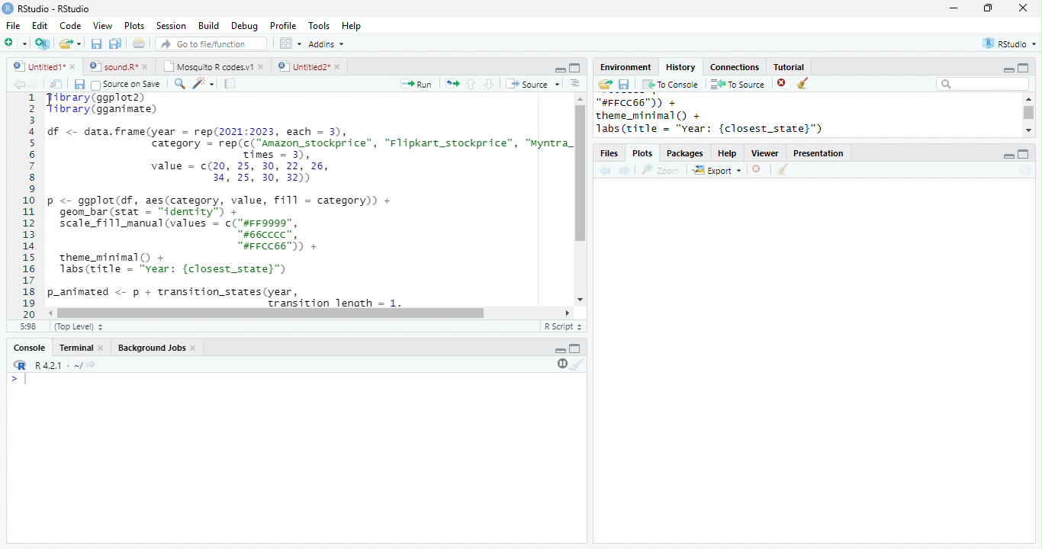  What do you see at coordinates (310, 142) in the screenshot?
I see `df <- data.frame(year = rep(2021:2023, each = 3),
category = rep(c("Amazon_stockprice”, "Flipkart_stockprice”, “Myntra_
Times = 3).` at bounding box center [310, 142].